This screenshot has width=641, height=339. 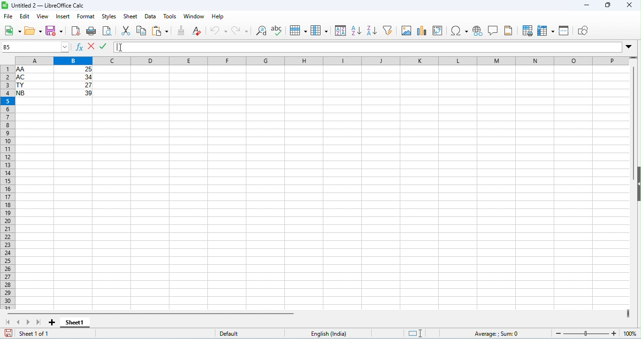 What do you see at coordinates (108, 31) in the screenshot?
I see `print preview` at bounding box center [108, 31].